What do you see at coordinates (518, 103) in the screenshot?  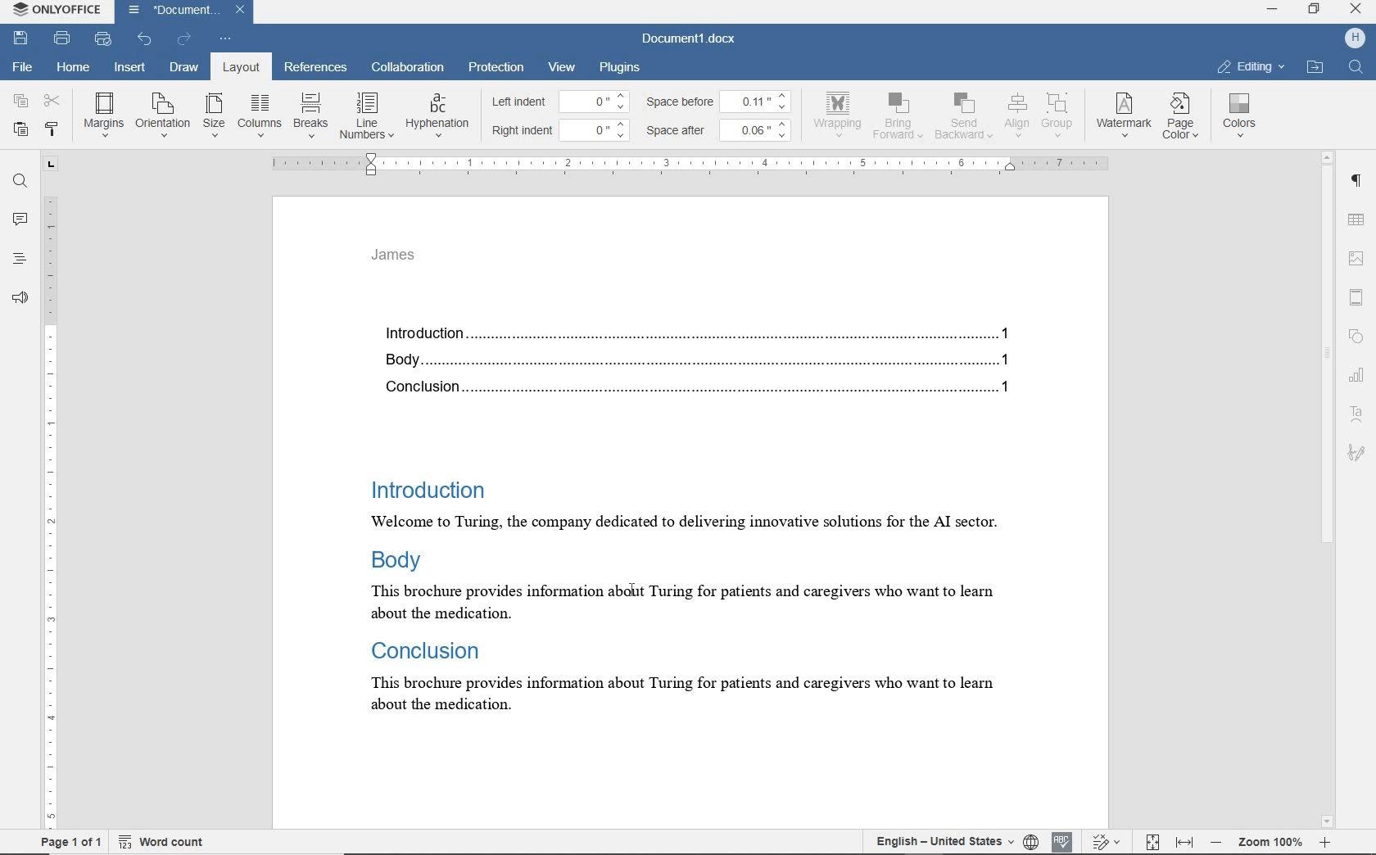 I see `left indent` at bounding box center [518, 103].